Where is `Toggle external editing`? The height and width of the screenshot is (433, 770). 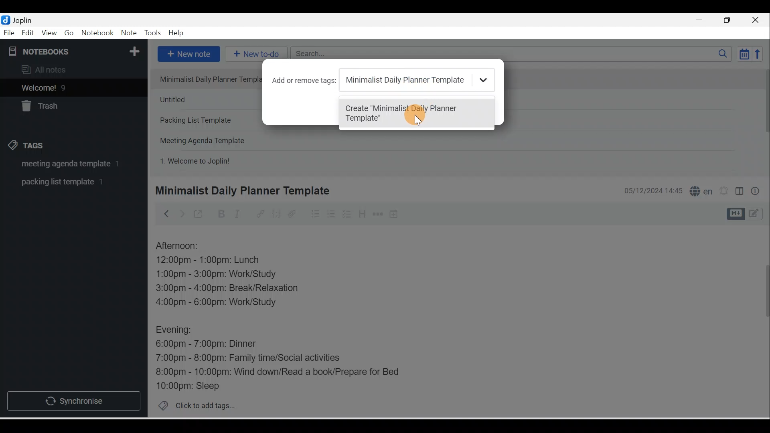 Toggle external editing is located at coordinates (199, 216).